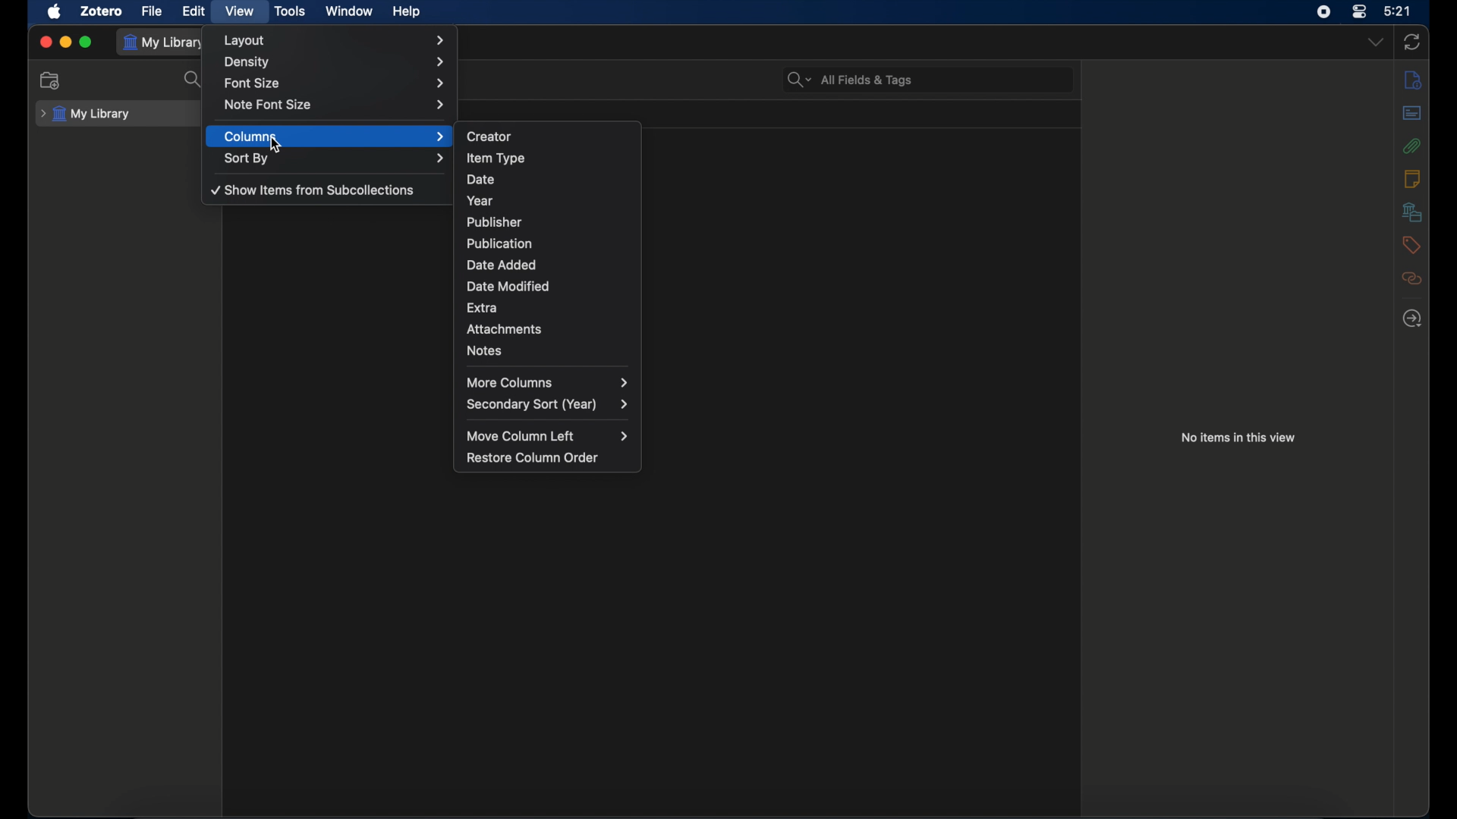  I want to click on related, so click(1411, 278).